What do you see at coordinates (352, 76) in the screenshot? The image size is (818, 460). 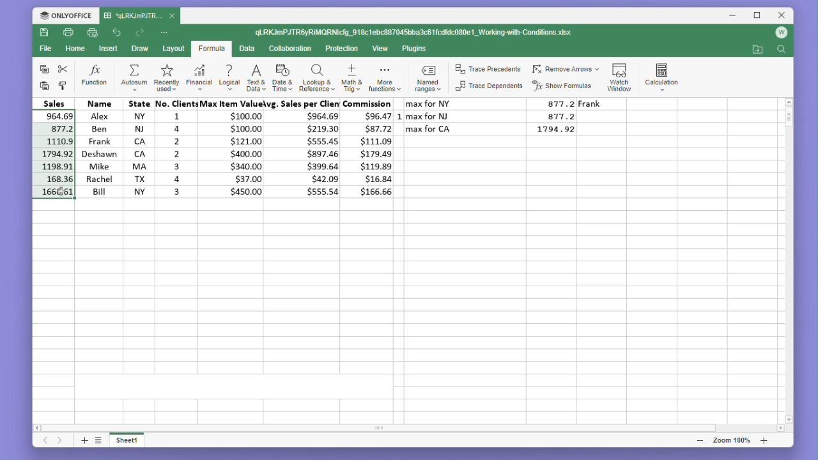 I see `Maths and trigonometry` at bounding box center [352, 76].